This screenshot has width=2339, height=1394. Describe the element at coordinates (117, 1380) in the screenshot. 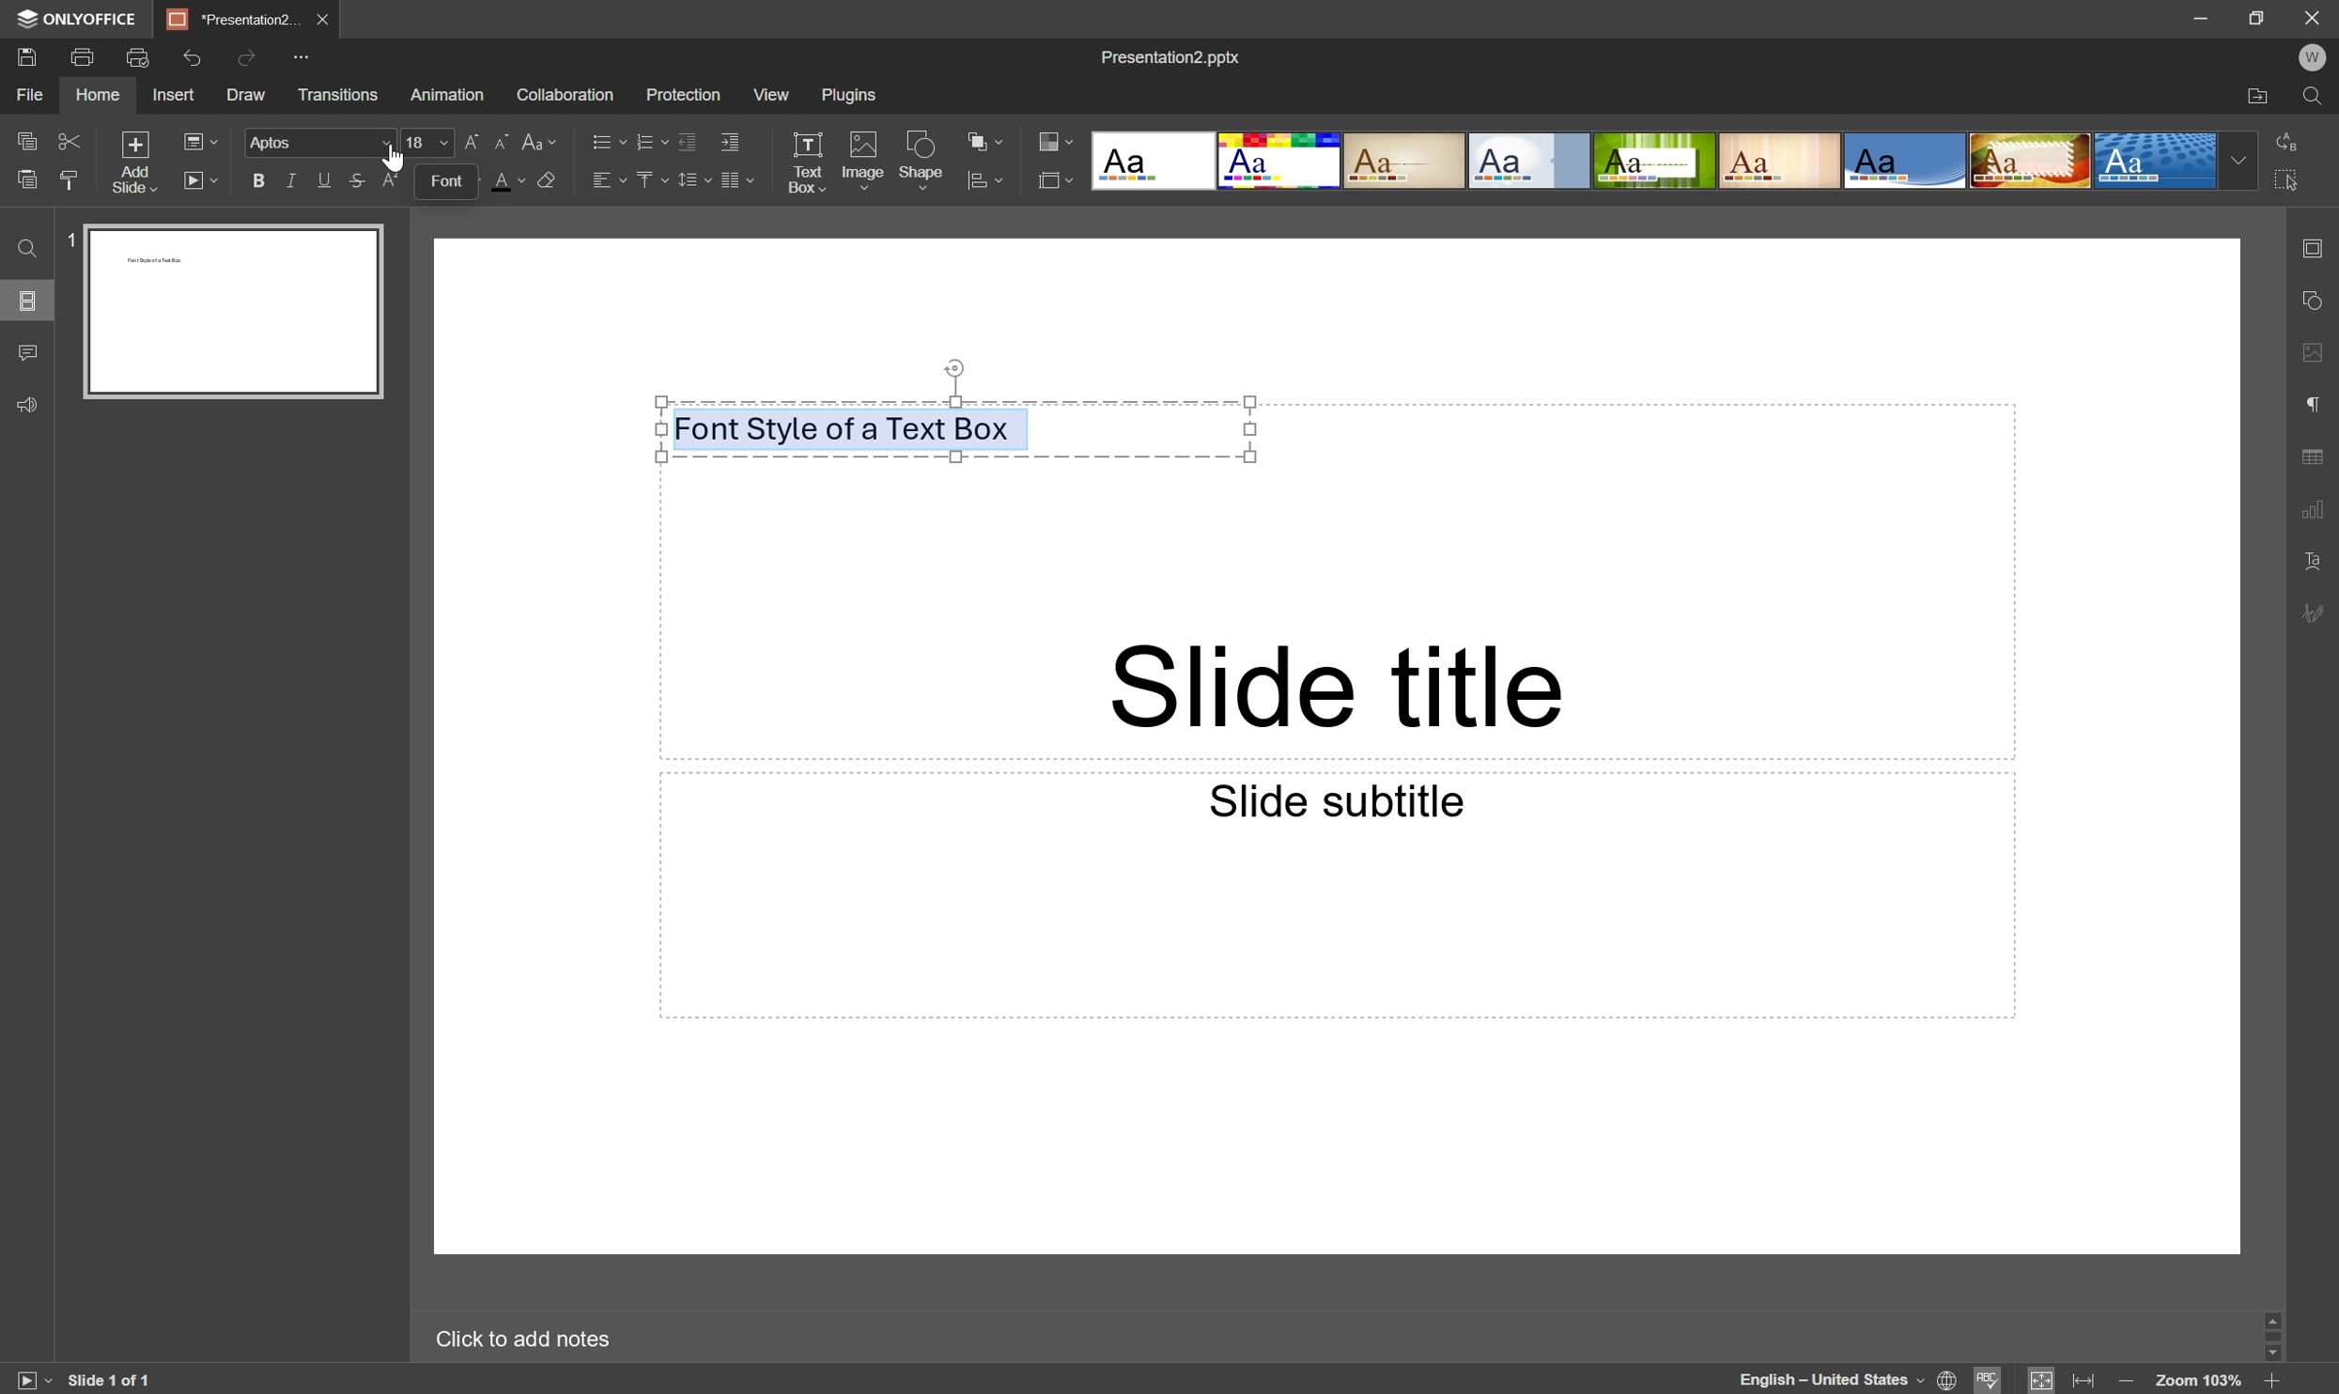

I see `Slide 1 of 1` at that location.